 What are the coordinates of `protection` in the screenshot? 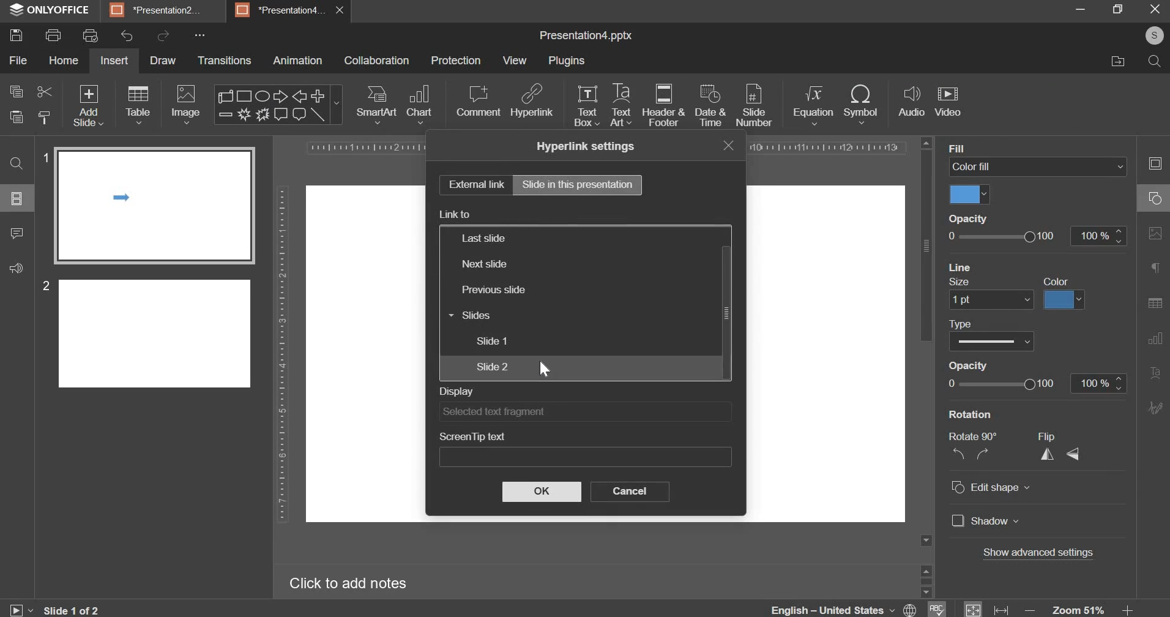 It's located at (456, 61).